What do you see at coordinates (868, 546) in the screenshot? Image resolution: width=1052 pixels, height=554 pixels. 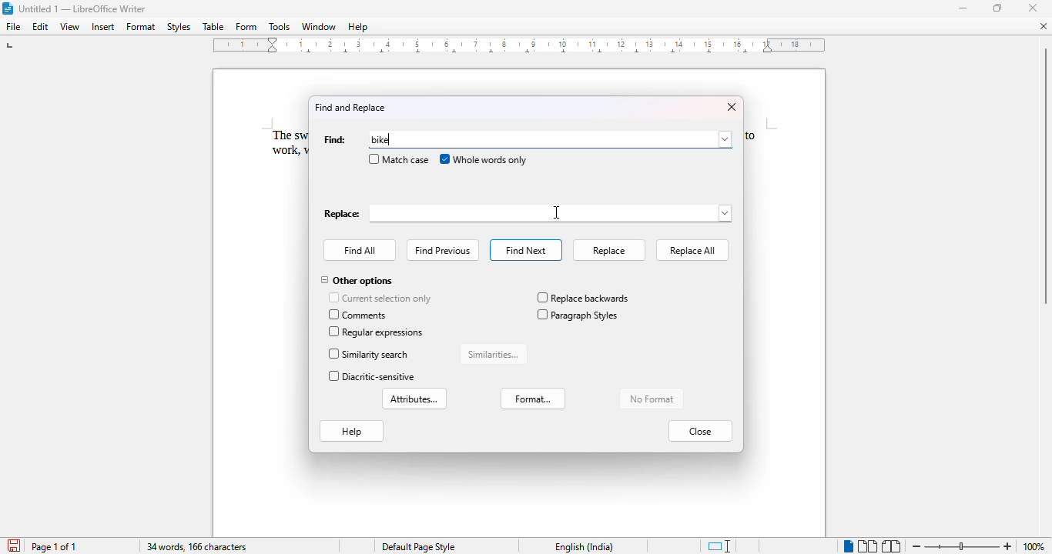 I see `multi-page view` at bounding box center [868, 546].